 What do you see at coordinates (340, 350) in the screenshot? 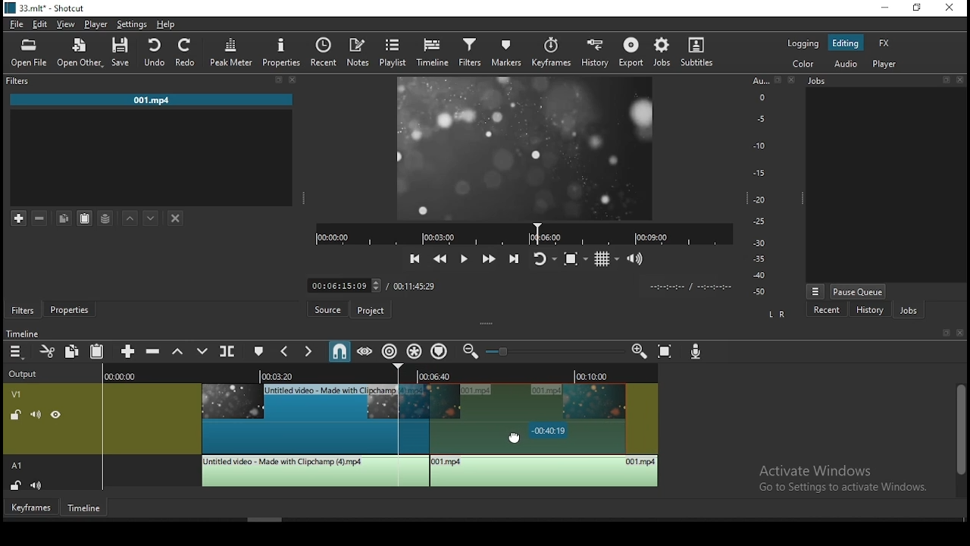
I see `snap` at bounding box center [340, 350].